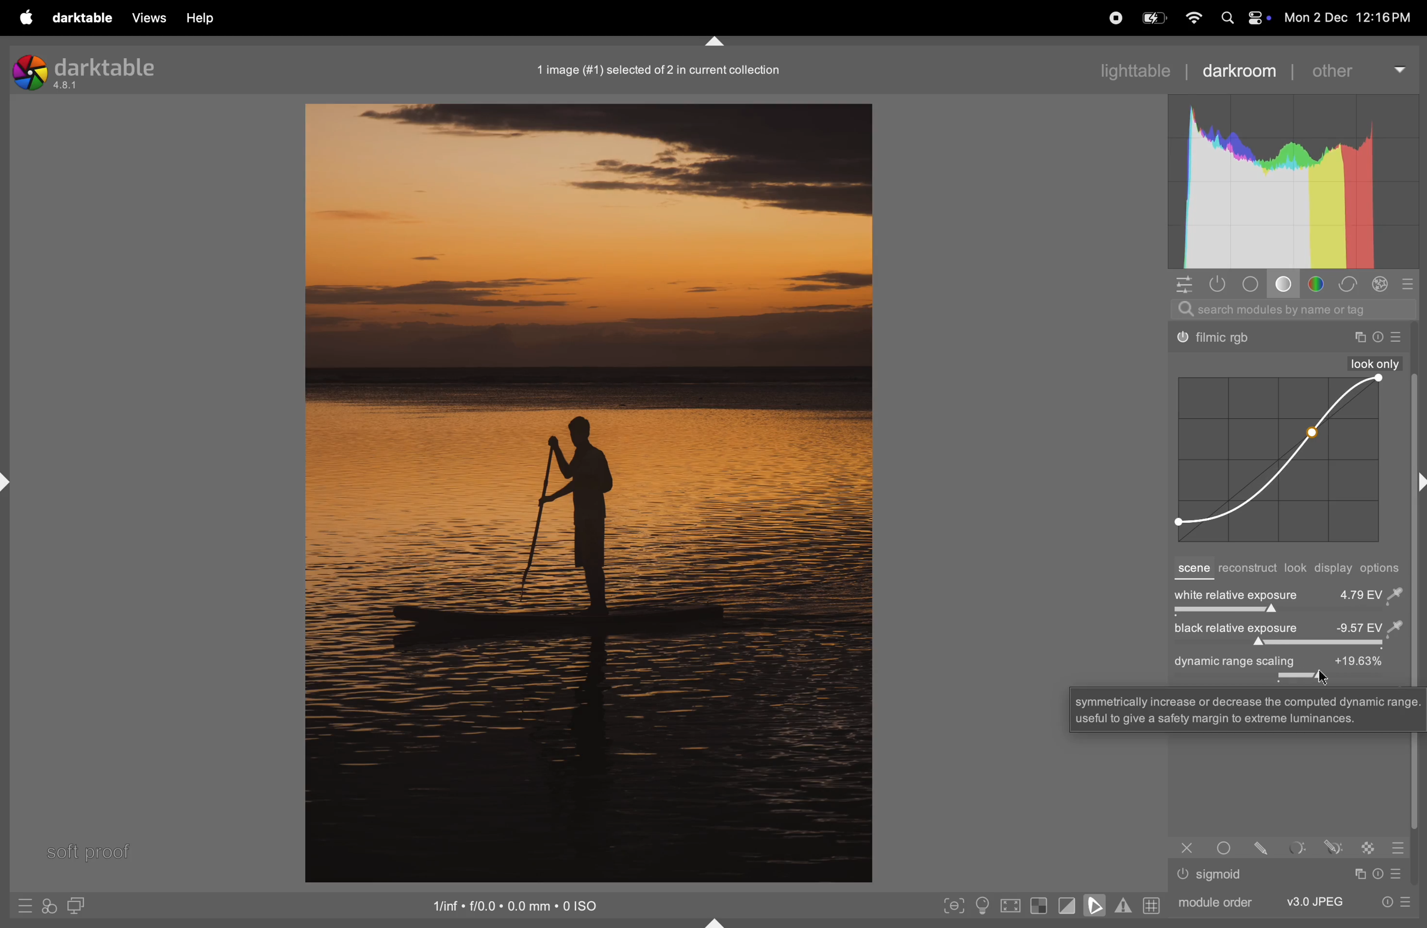 This screenshot has height=928, width=1427. I want to click on , so click(1222, 875).